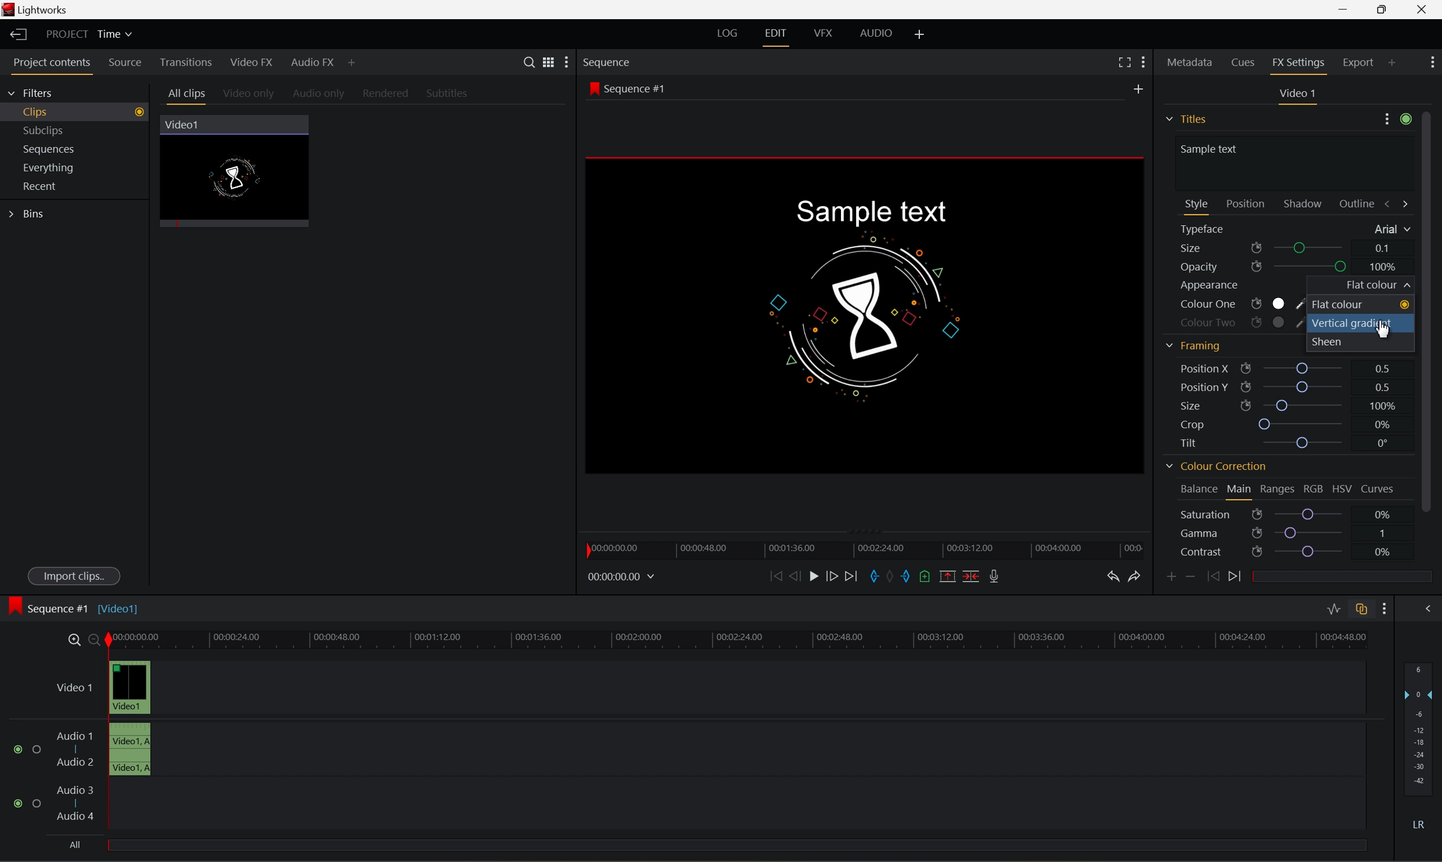 Image resolution: width=1442 pixels, height=862 pixels. I want to click on All, so click(75, 843).